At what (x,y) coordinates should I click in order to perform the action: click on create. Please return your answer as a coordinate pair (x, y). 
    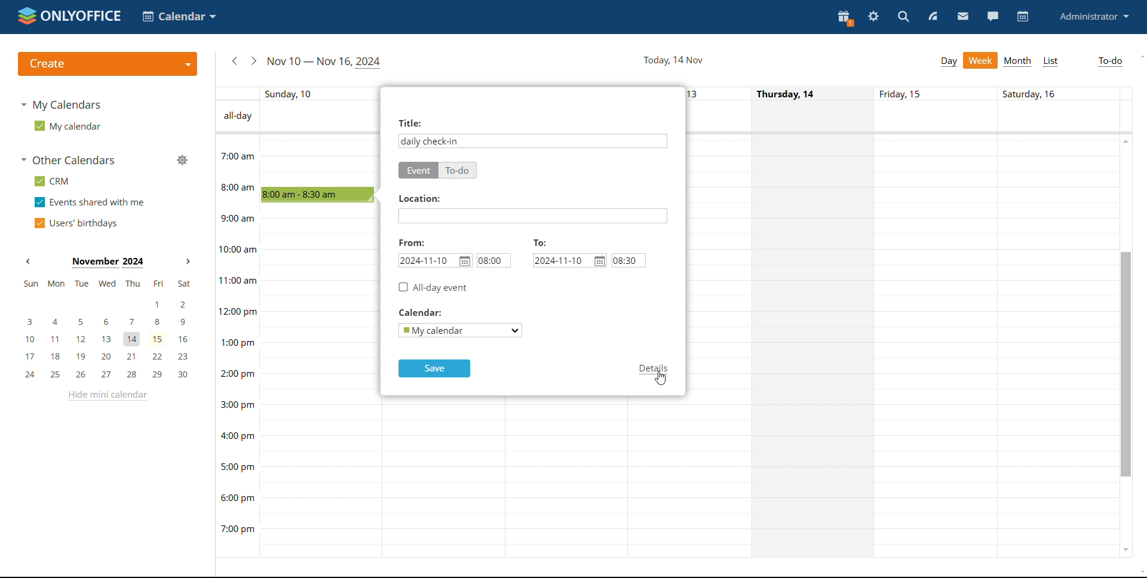
    Looking at the image, I should click on (107, 64).